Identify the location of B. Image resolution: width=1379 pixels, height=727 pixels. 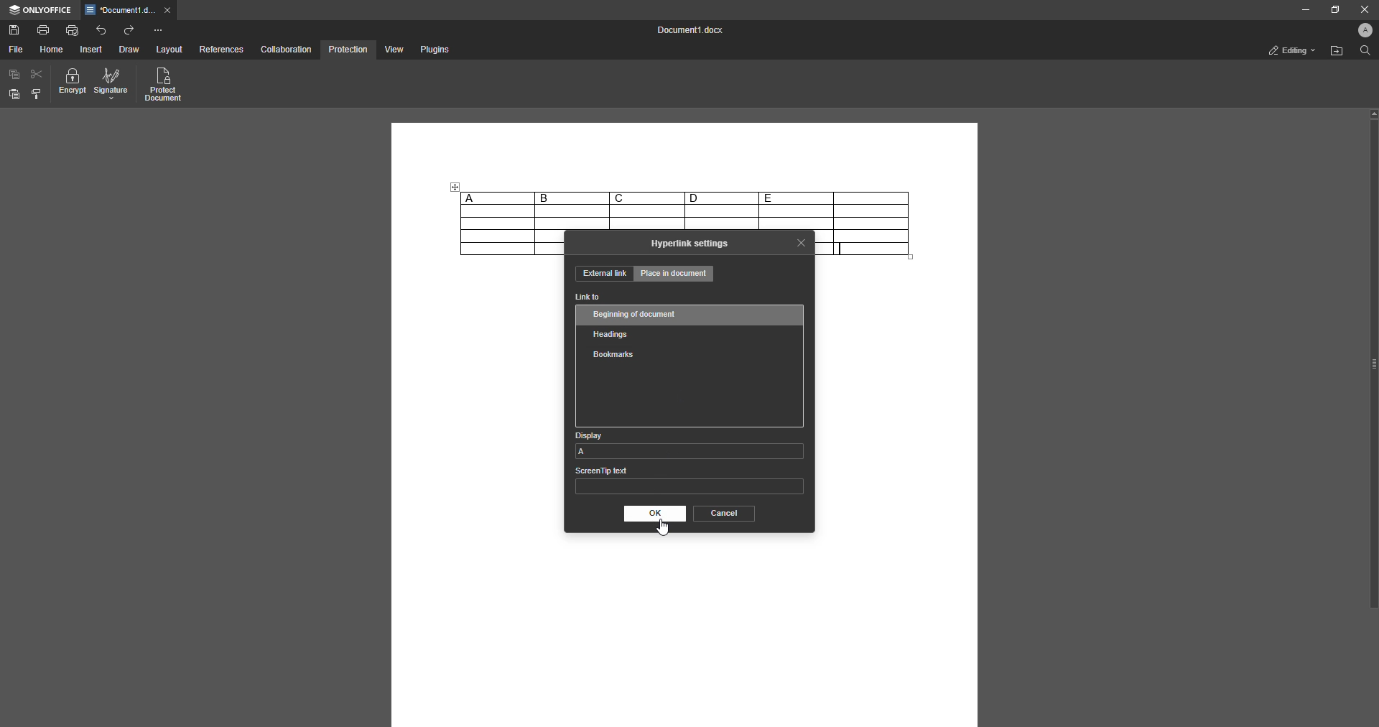
(572, 198).